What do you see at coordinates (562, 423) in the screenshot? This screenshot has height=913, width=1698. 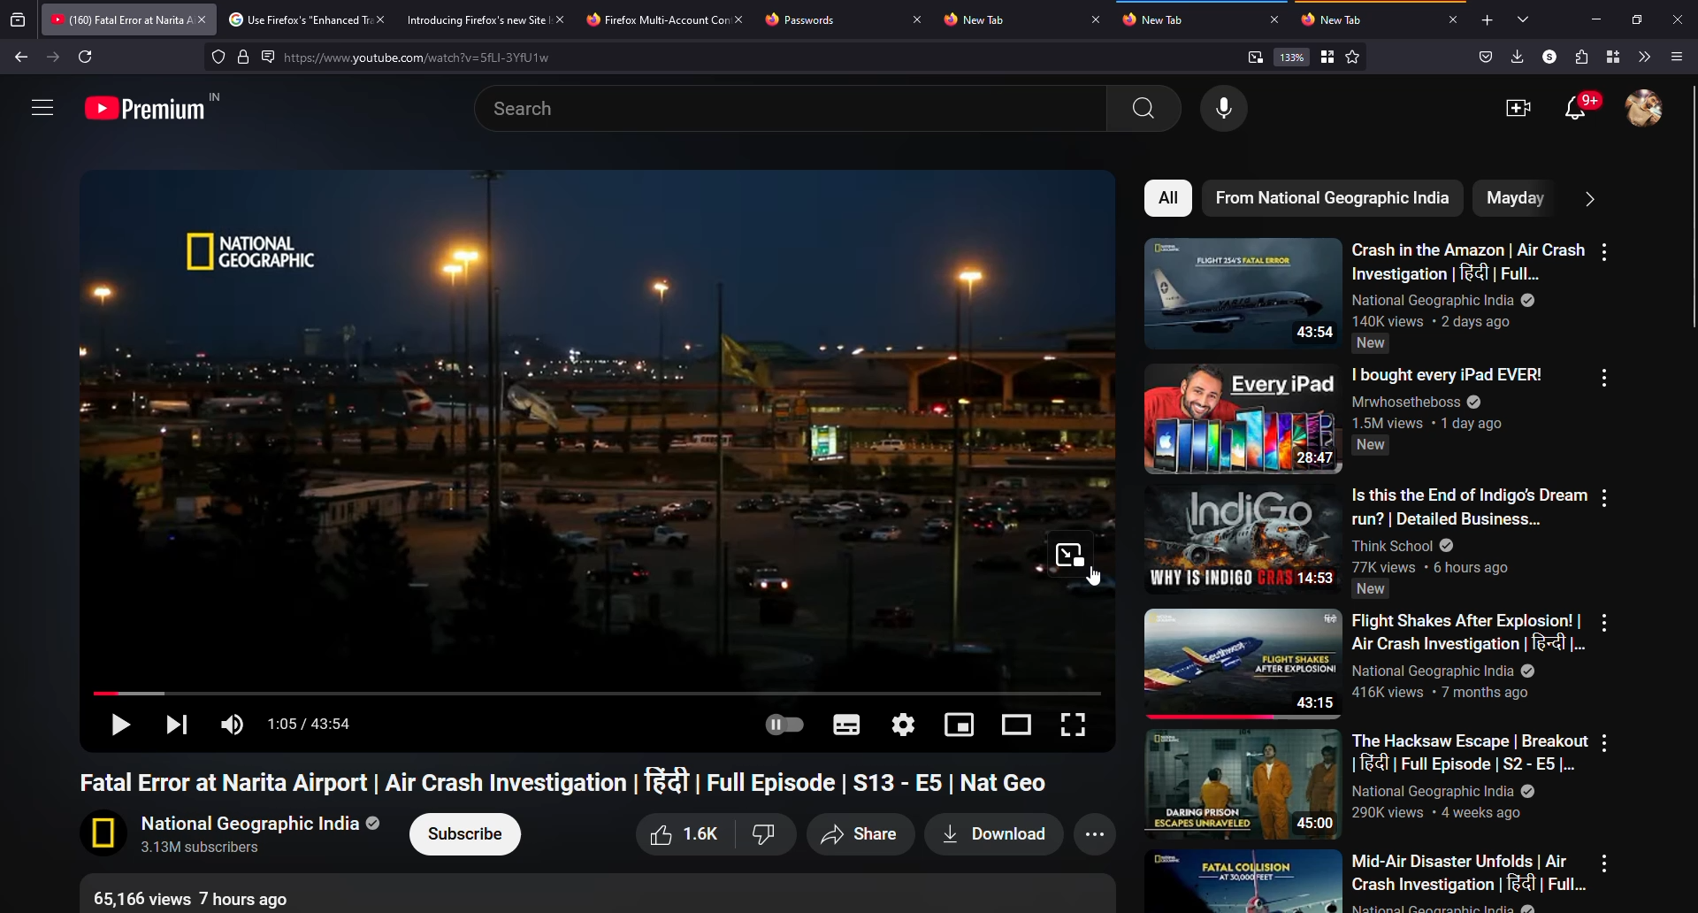 I see `video` at bounding box center [562, 423].